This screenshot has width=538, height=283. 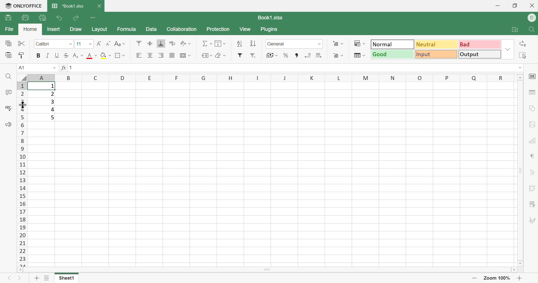 I want to click on Clear, so click(x=218, y=56).